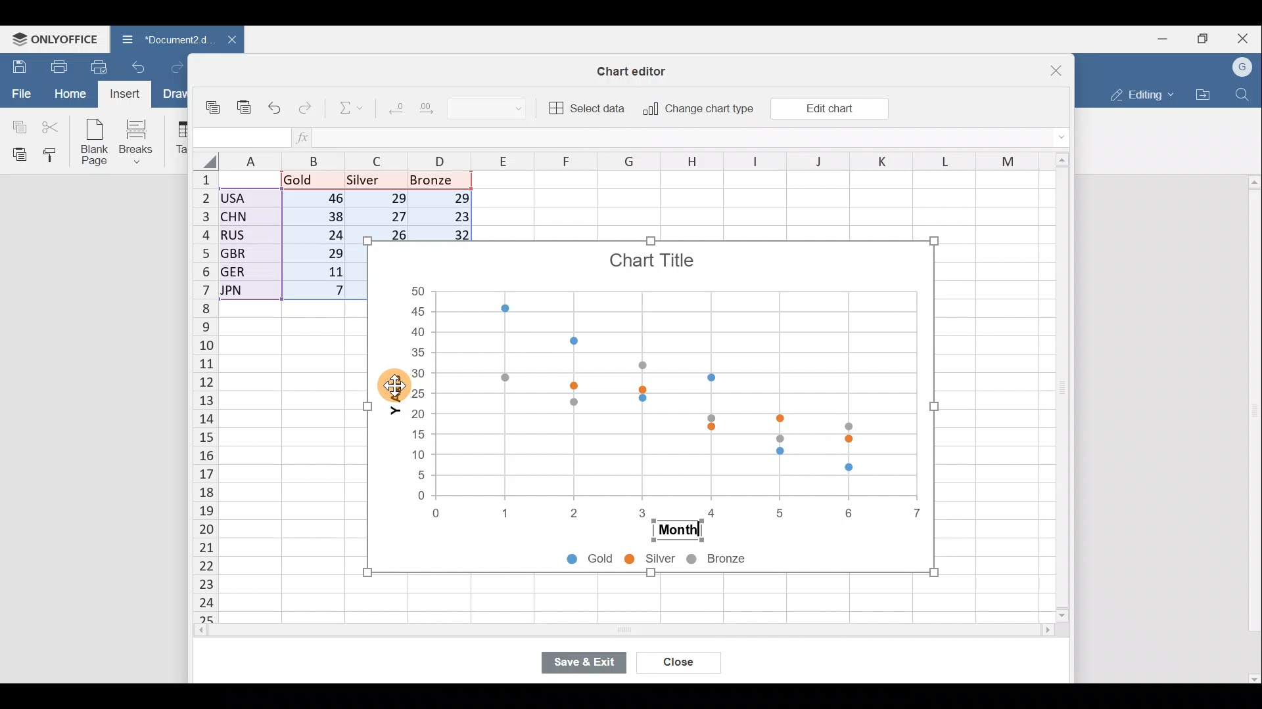 Image resolution: width=1262 pixels, height=709 pixels. I want to click on Scroll bar, so click(1251, 429).